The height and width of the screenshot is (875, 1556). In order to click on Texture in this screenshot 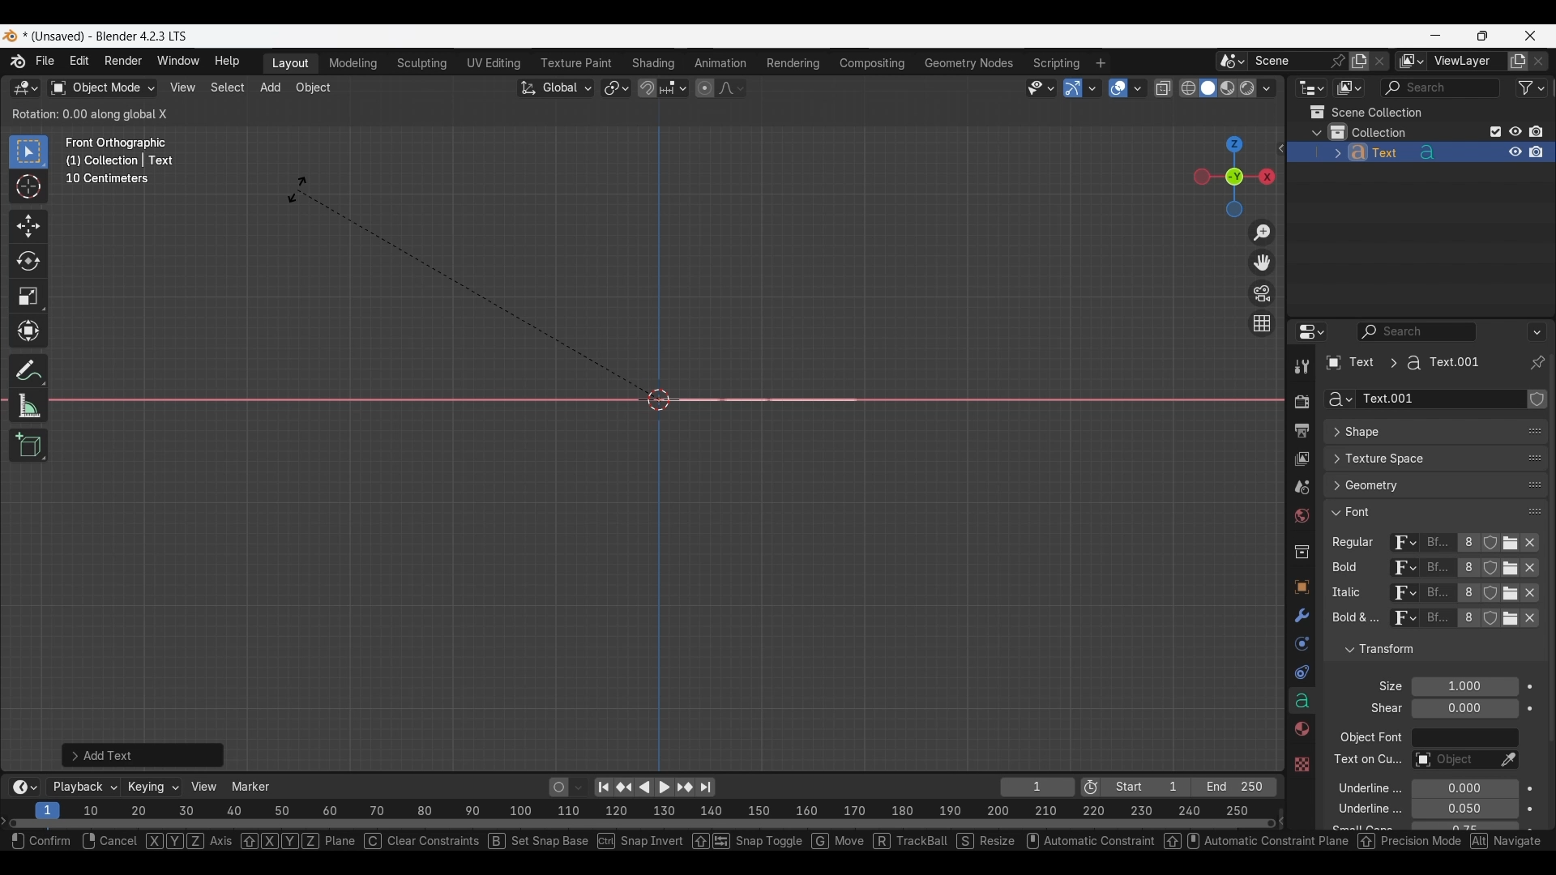, I will do `click(1302, 587)`.